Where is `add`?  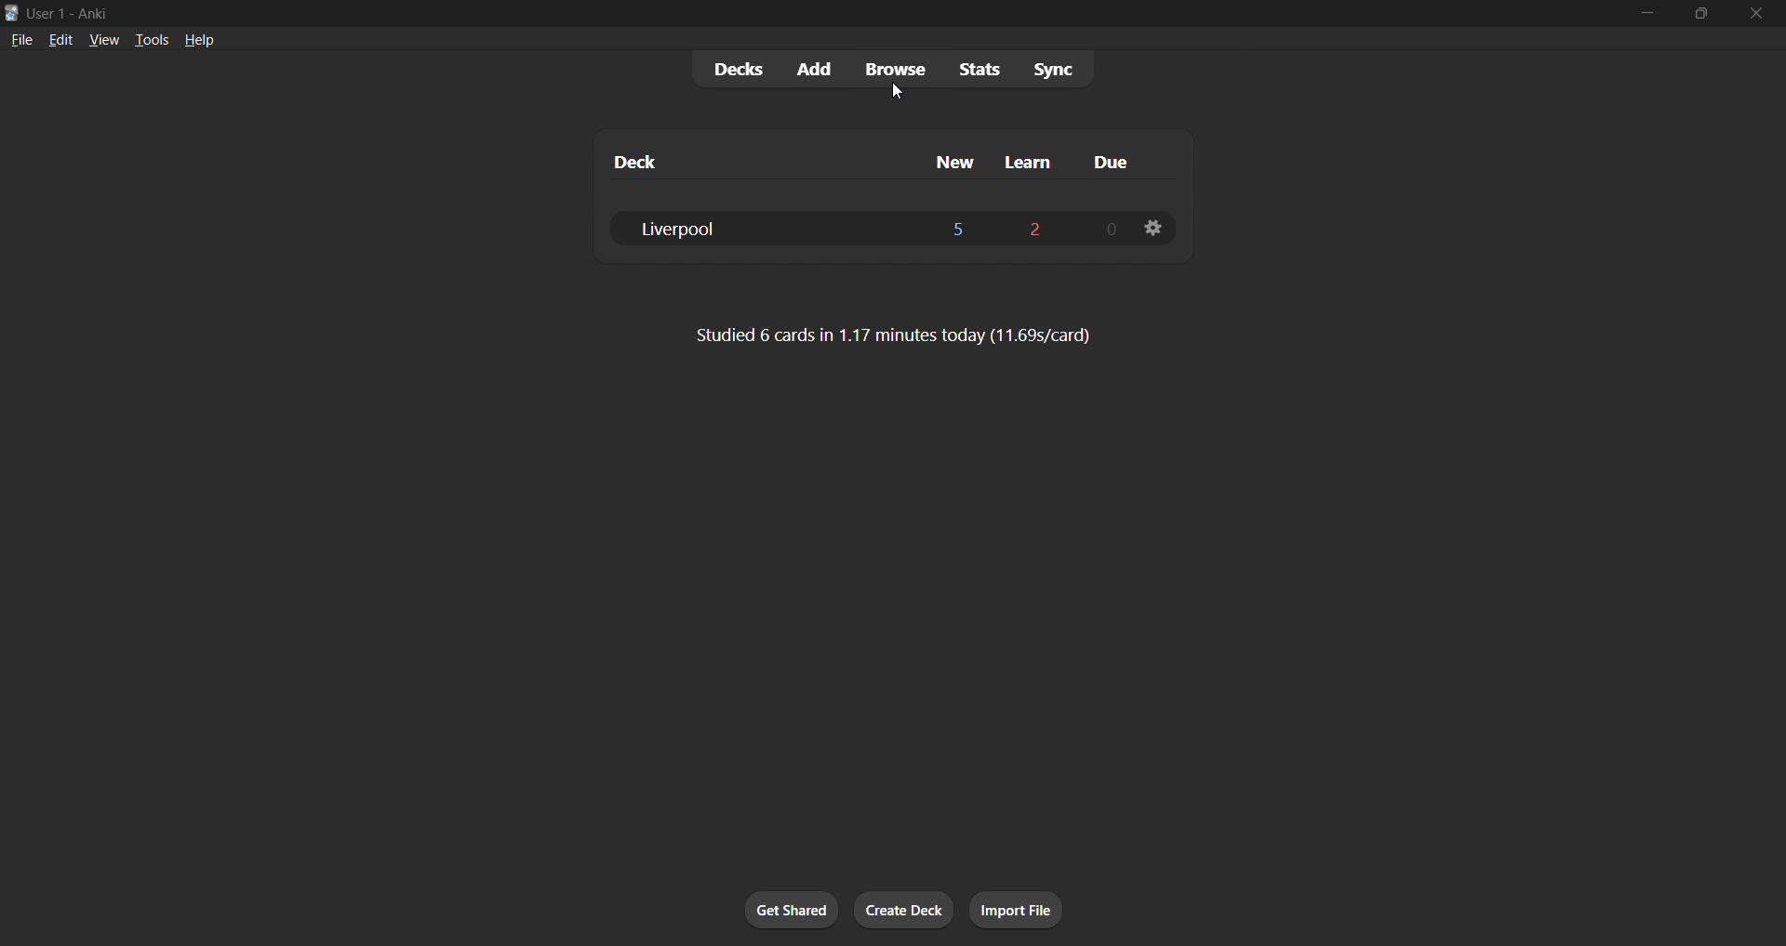
add is located at coordinates (817, 68).